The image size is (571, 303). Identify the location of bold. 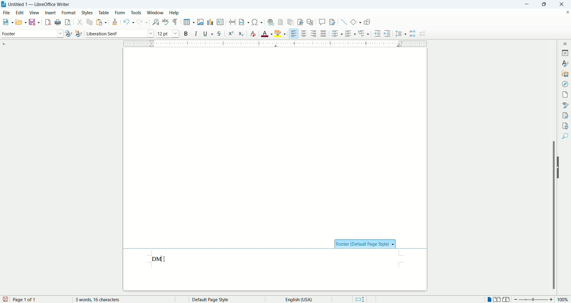
(186, 33).